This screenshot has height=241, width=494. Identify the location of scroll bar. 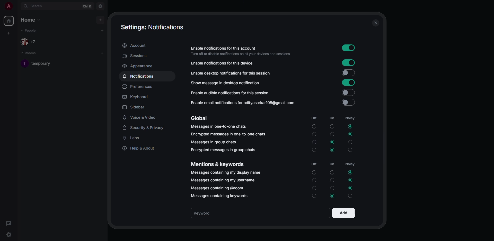
(382, 97).